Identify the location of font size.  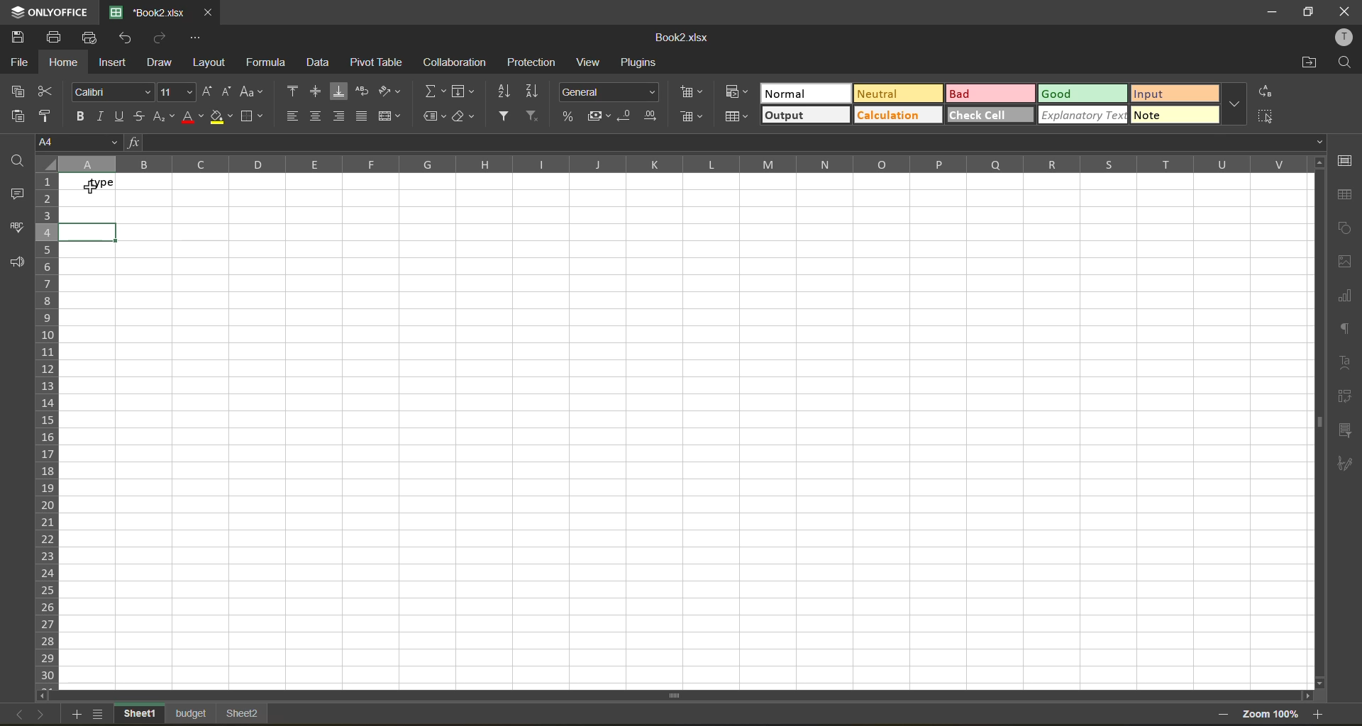
(177, 91).